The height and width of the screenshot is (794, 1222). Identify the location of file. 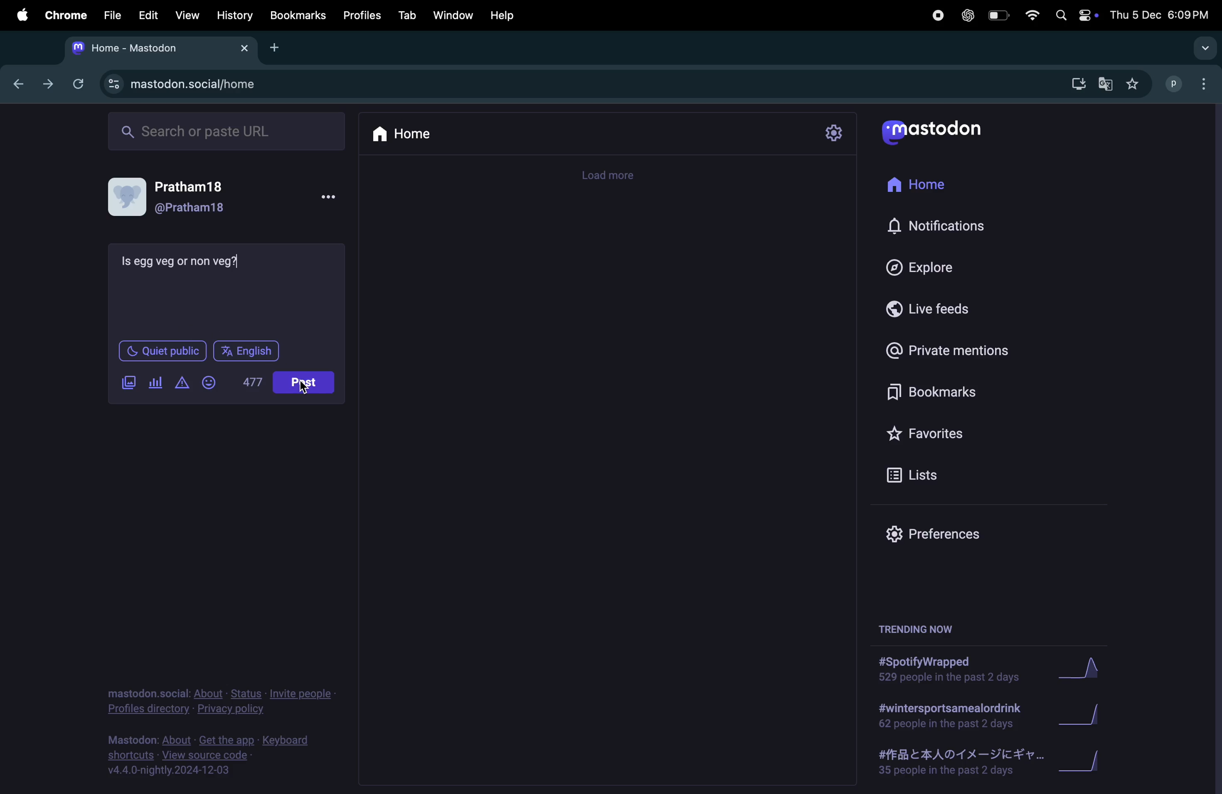
(112, 14).